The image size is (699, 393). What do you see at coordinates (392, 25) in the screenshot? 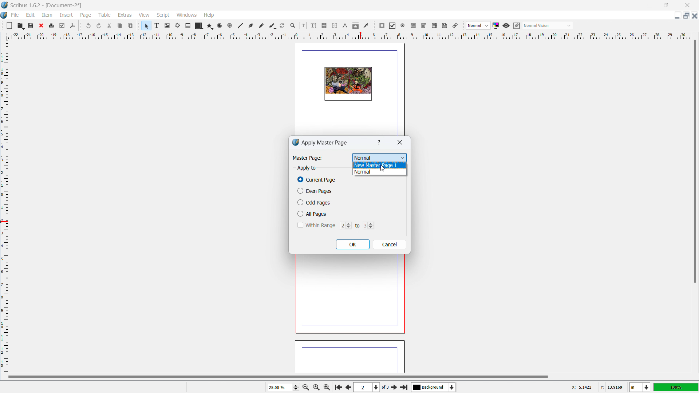
I see `pdf checkbox` at bounding box center [392, 25].